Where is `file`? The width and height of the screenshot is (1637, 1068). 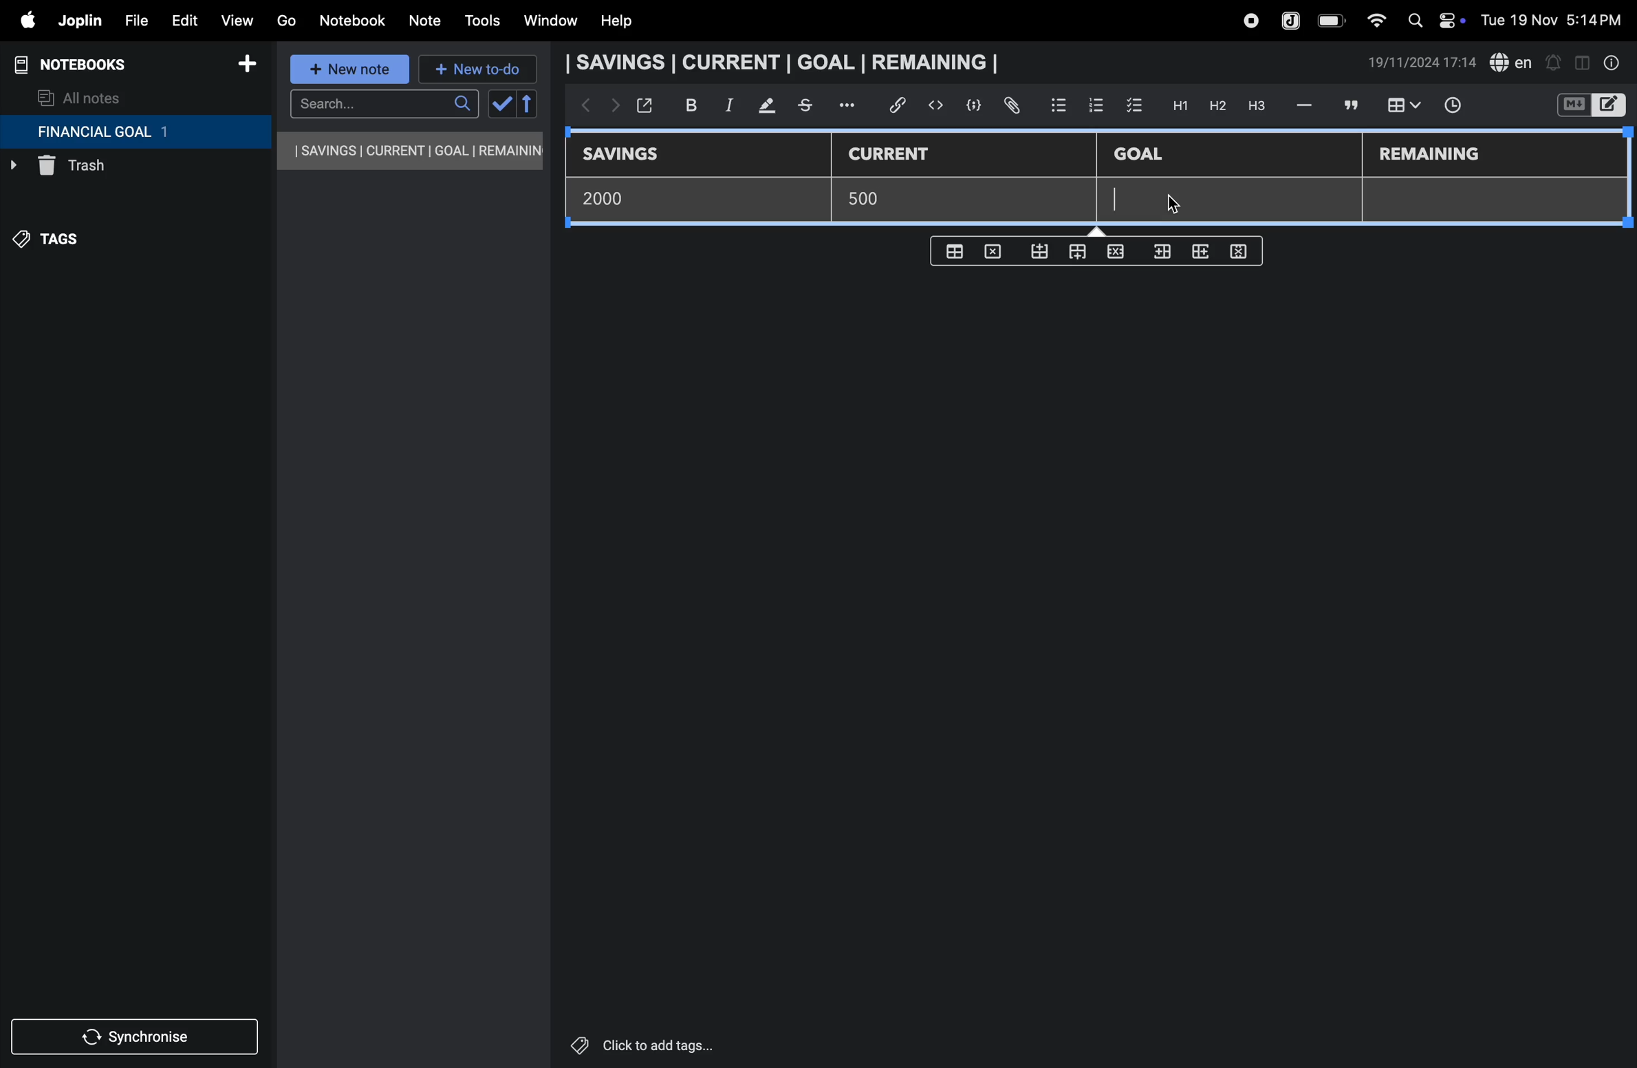 file is located at coordinates (131, 19).